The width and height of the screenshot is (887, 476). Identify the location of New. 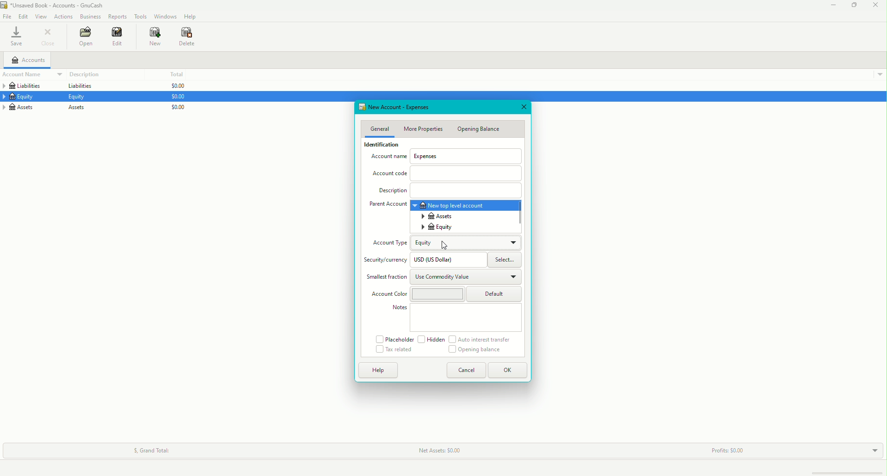
(153, 37).